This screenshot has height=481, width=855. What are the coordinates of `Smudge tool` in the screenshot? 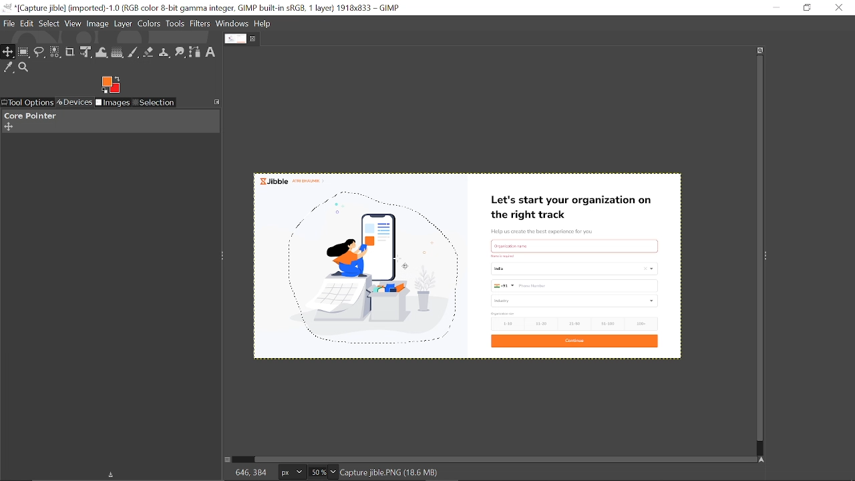 It's located at (181, 53).